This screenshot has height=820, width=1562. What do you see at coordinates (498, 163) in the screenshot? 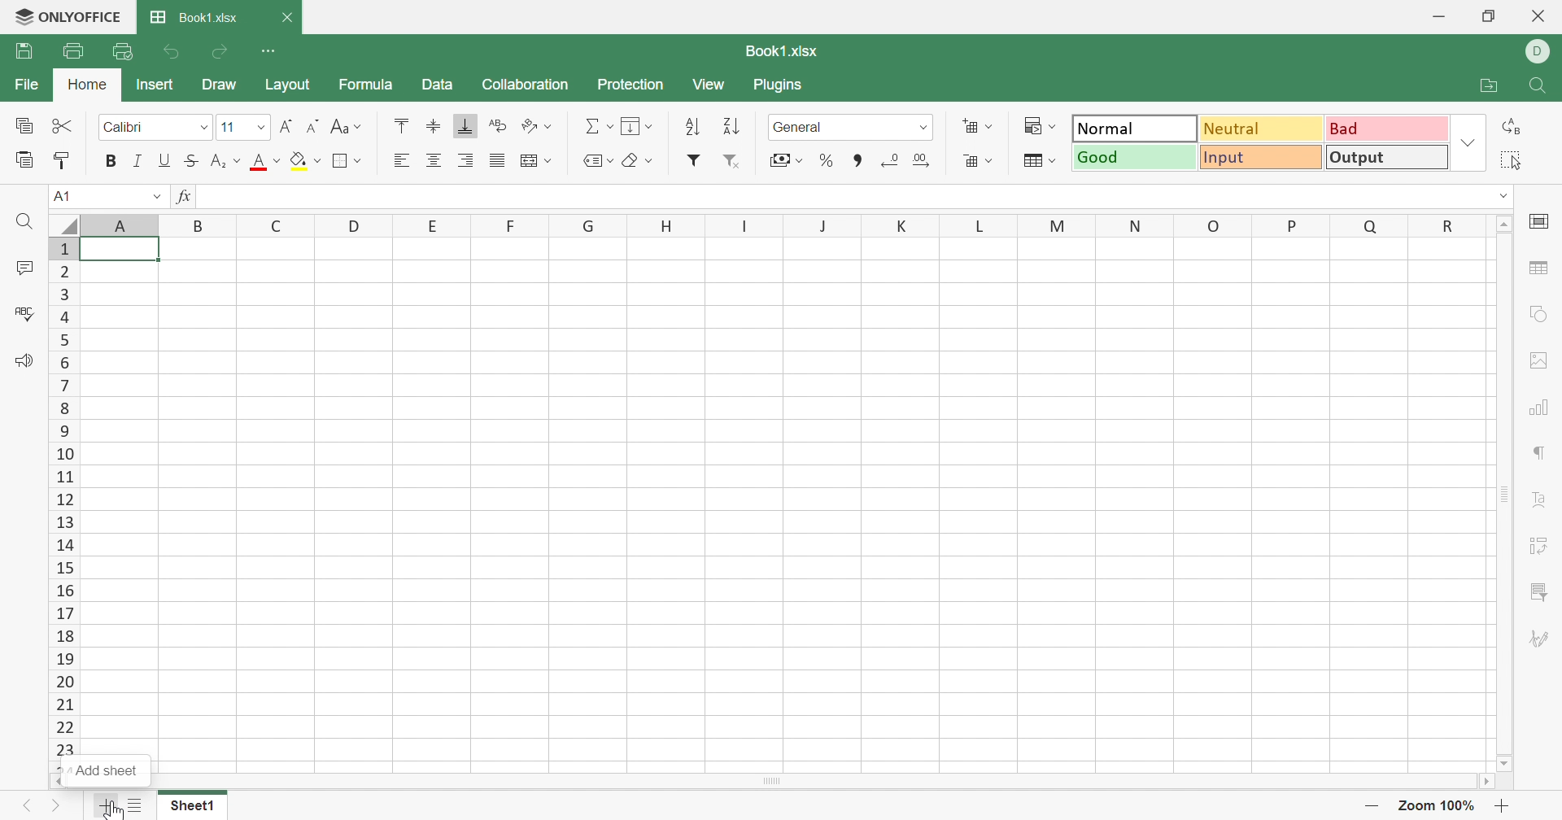
I see `Justified` at bounding box center [498, 163].